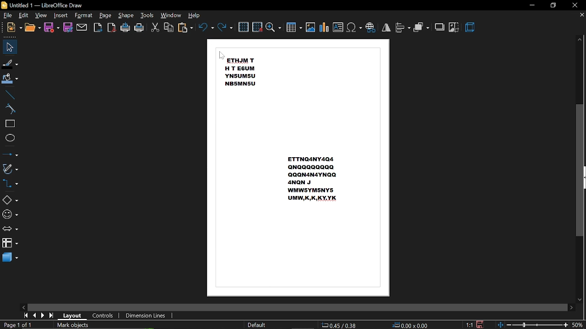  What do you see at coordinates (35, 315) in the screenshot?
I see `previous page` at bounding box center [35, 315].